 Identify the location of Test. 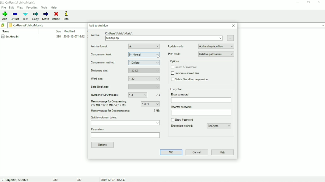
(26, 16).